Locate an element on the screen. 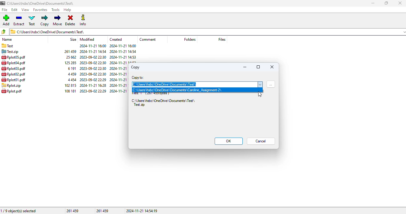 The height and width of the screenshot is (214, 406). created date & time is located at coordinates (119, 68).